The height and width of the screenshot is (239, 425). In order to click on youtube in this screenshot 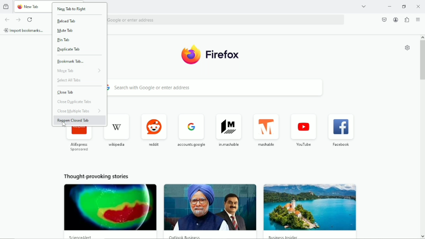, I will do `click(303, 130)`.